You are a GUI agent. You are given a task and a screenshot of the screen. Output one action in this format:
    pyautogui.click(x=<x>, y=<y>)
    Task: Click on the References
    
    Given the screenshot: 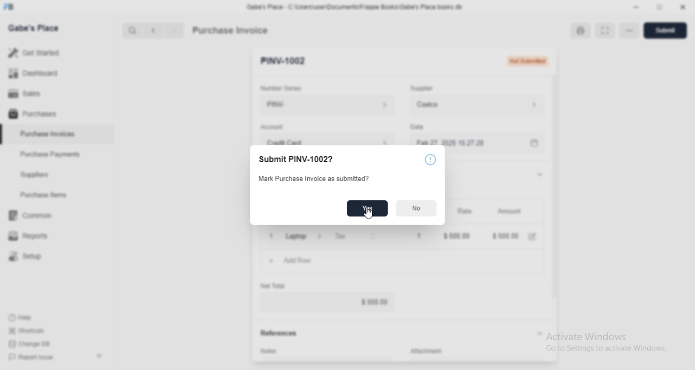 What is the action you would take?
    pyautogui.click(x=279, y=333)
    